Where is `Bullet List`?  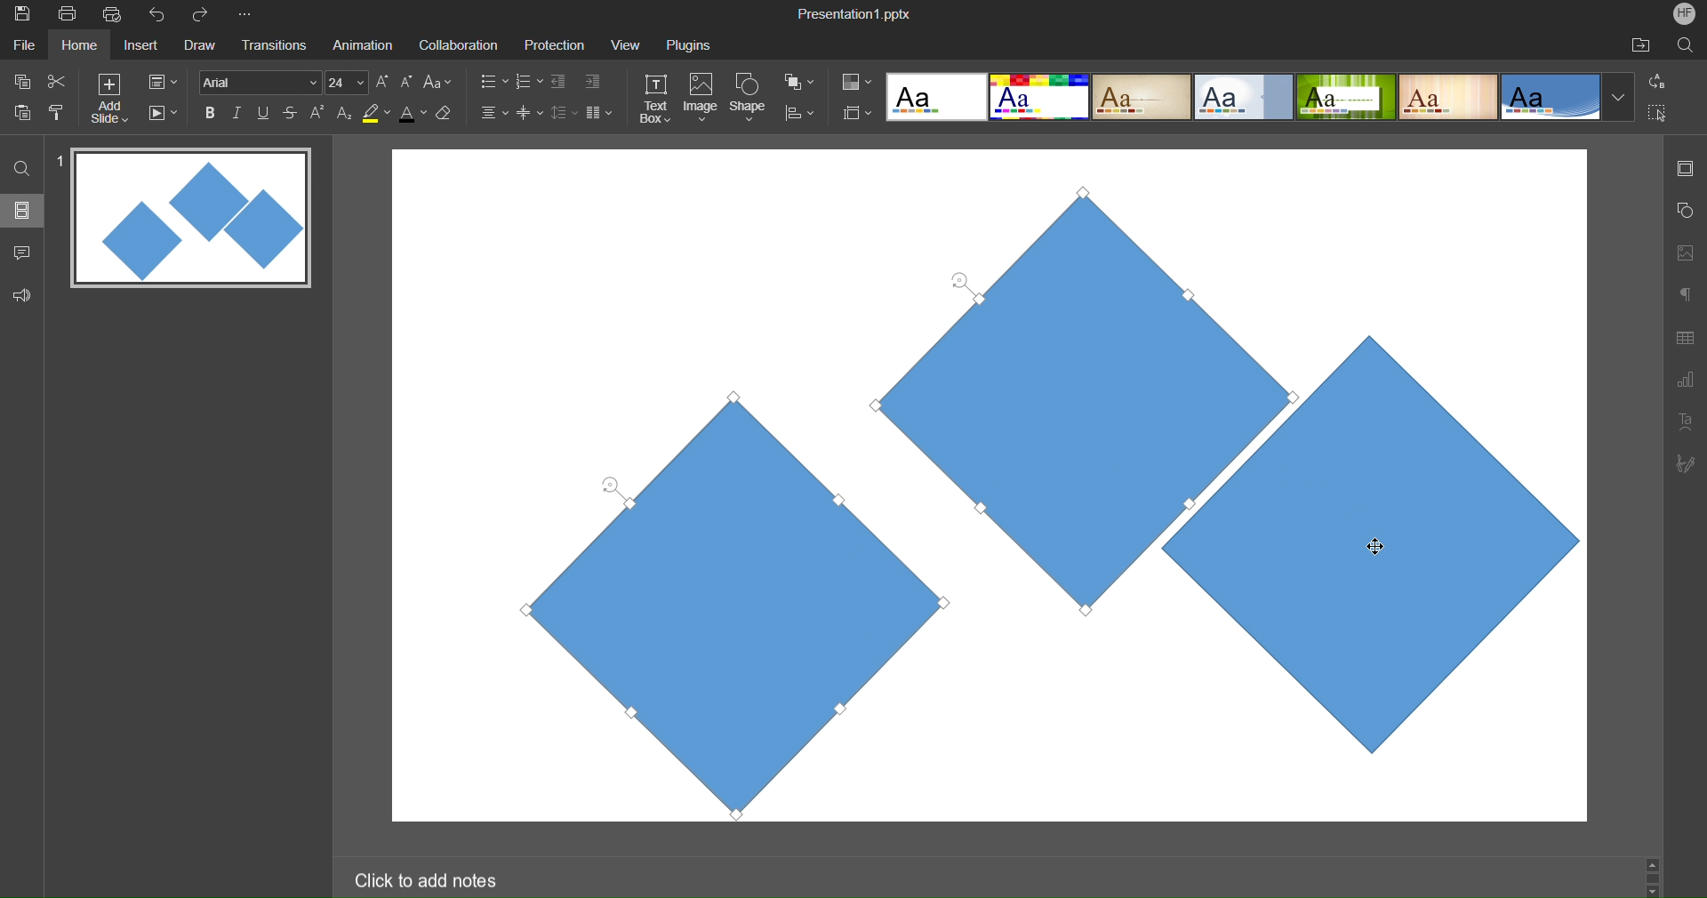 Bullet List is located at coordinates (493, 83).